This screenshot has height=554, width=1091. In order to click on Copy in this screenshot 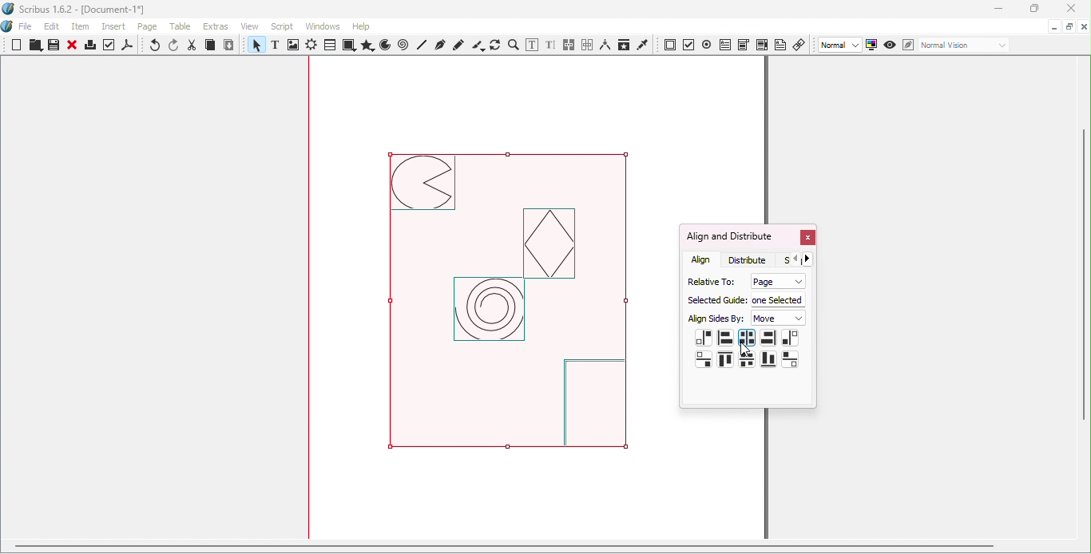, I will do `click(210, 46)`.